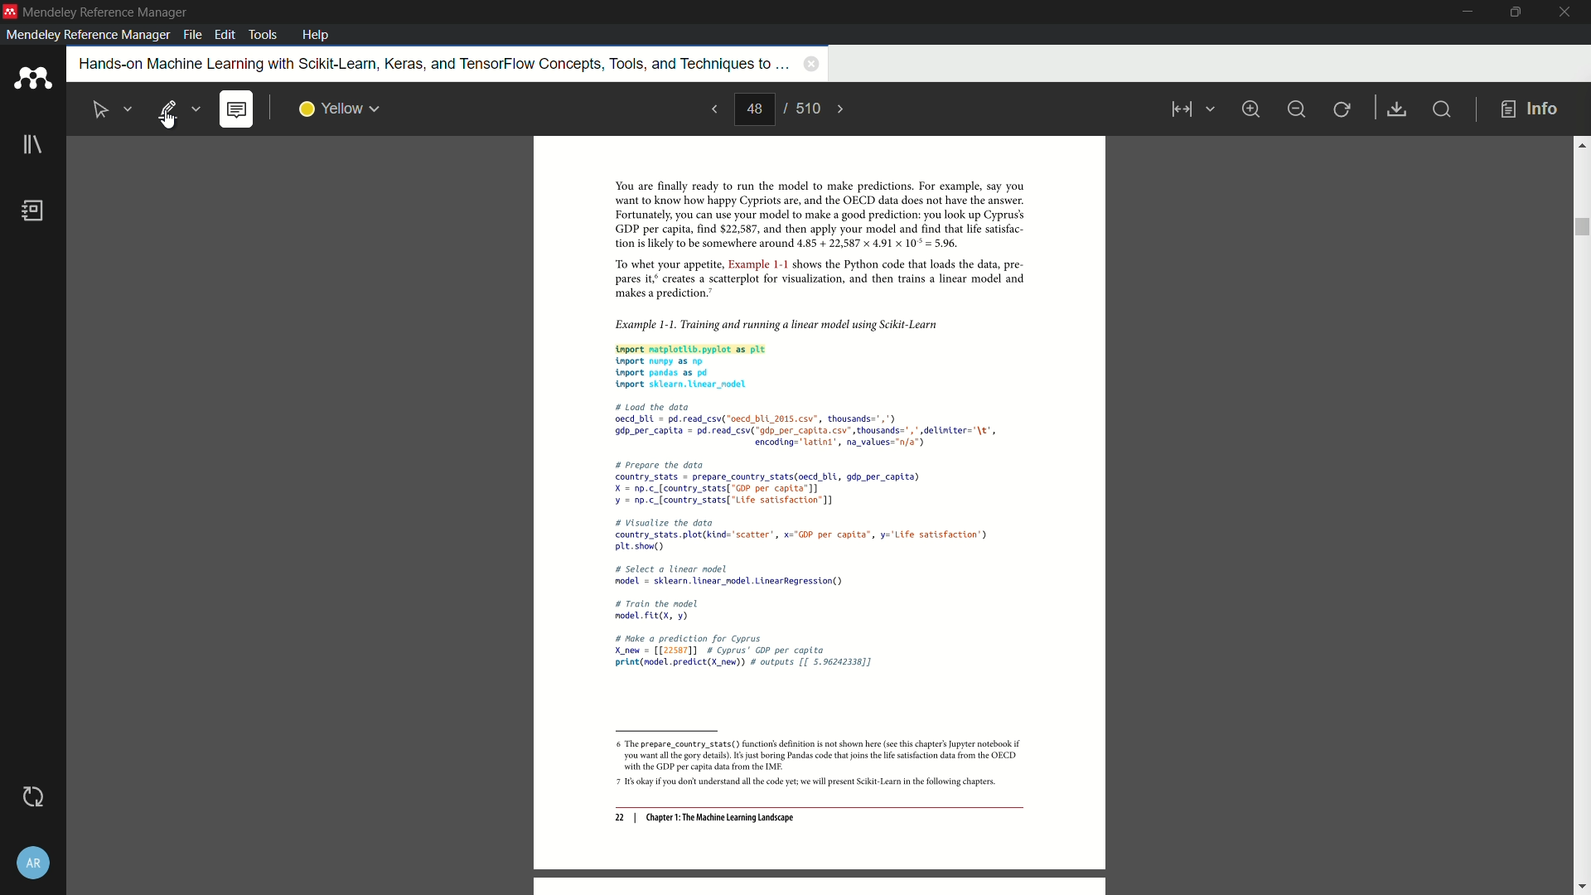 The height and width of the screenshot is (895, 1591). Describe the element at coordinates (1469, 12) in the screenshot. I see `minimize` at that location.